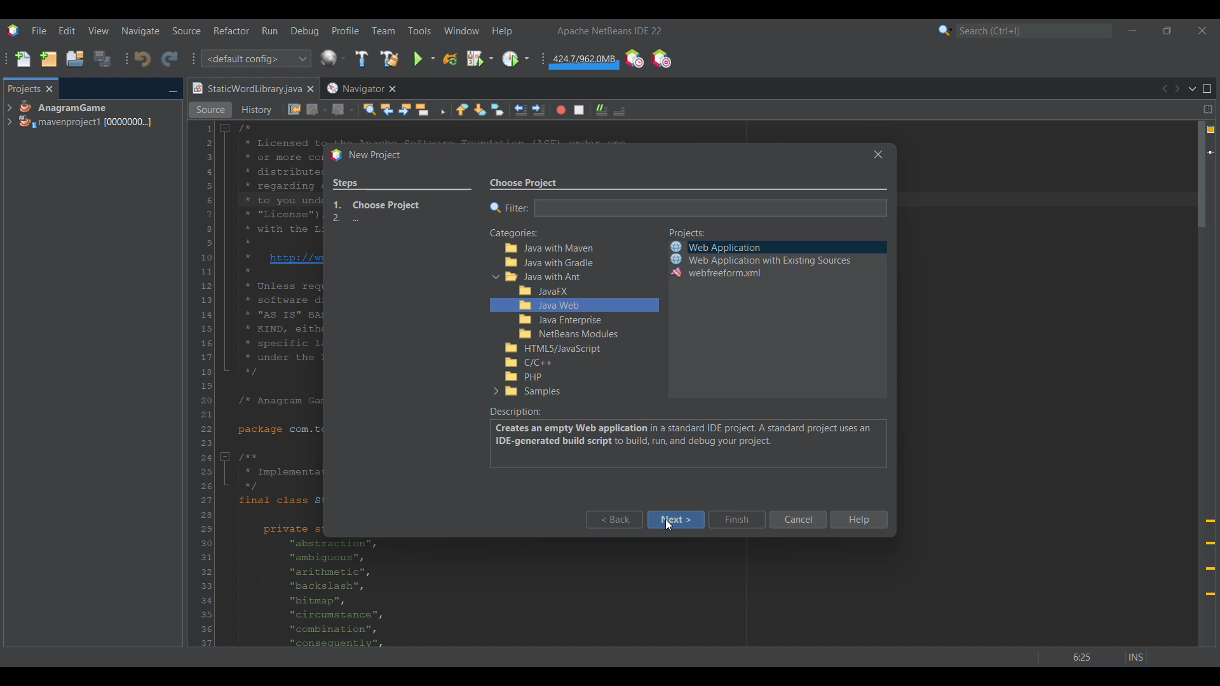  Describe the element at coordinates (140, 31) in the screenshot. I see `Naviagate menu` at that location.